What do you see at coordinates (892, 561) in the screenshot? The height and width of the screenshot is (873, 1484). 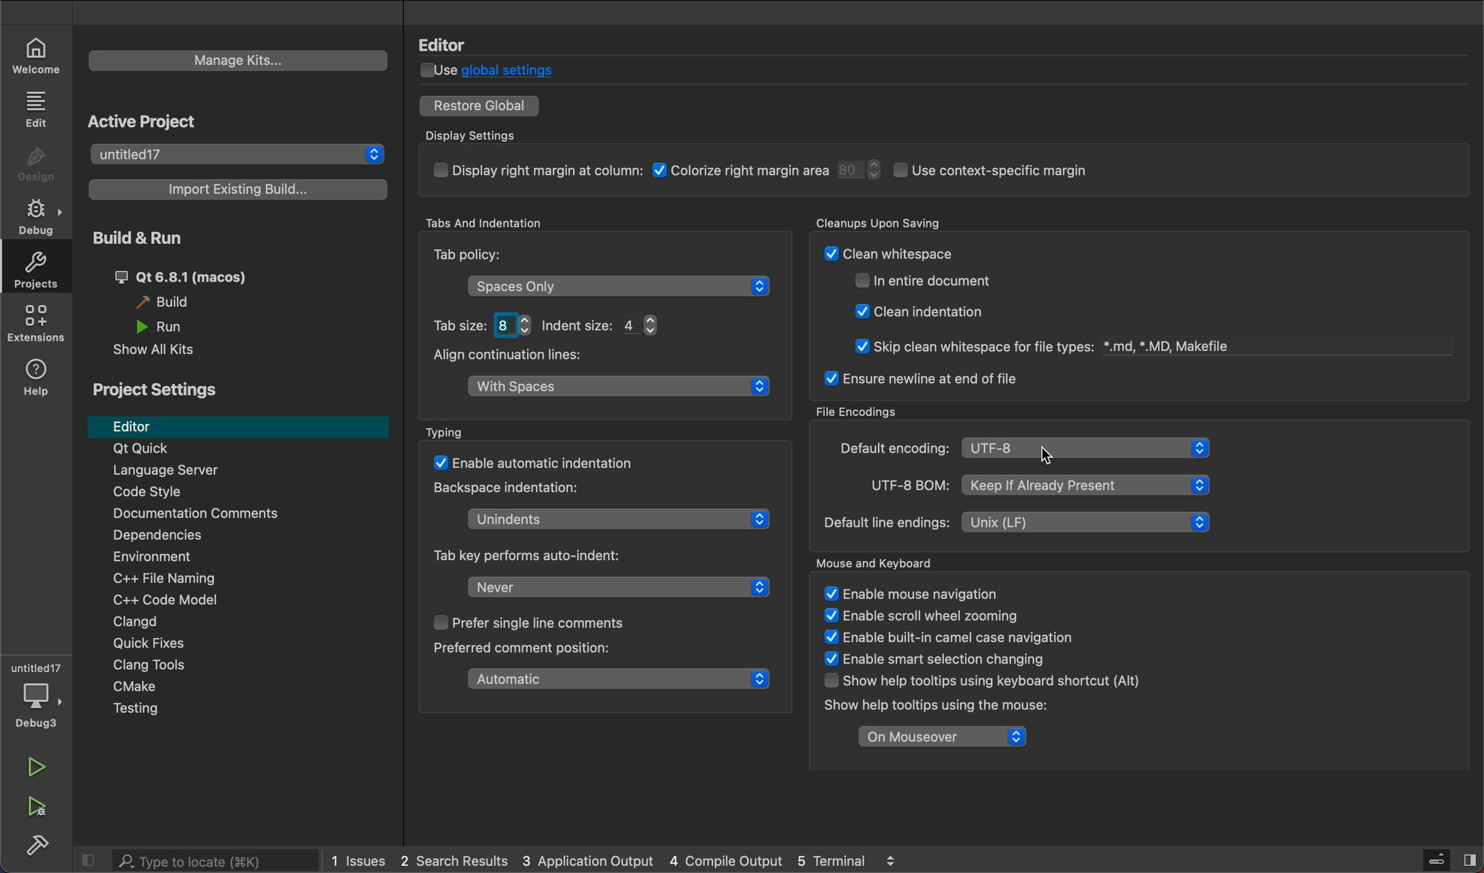 I see `Mouse ad Keyboard` at bounding box center [892, 561].